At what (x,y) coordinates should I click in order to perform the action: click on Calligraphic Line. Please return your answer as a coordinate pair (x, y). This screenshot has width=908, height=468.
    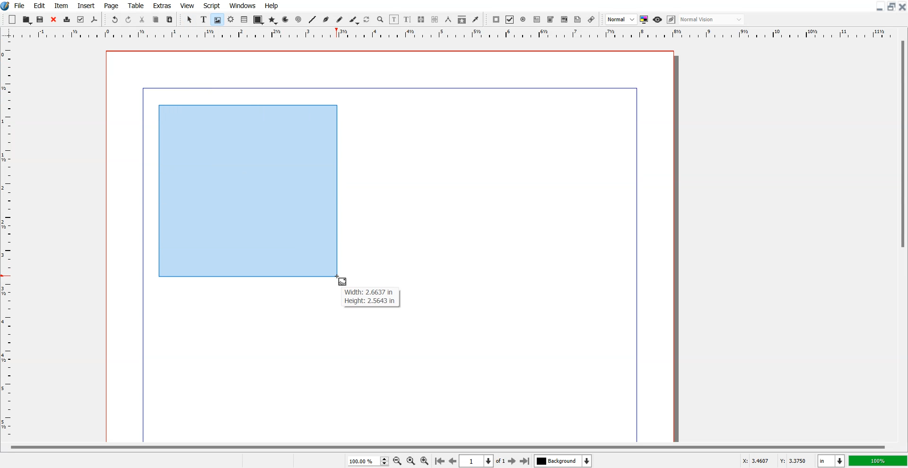
    Looking at the image, I should click on (353, 20).